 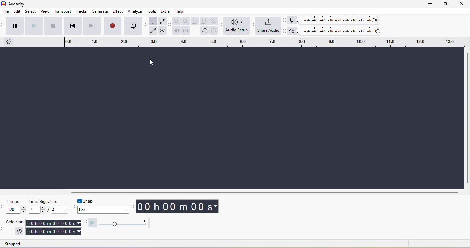 I want to click on tools, so click(x=150, y=11).